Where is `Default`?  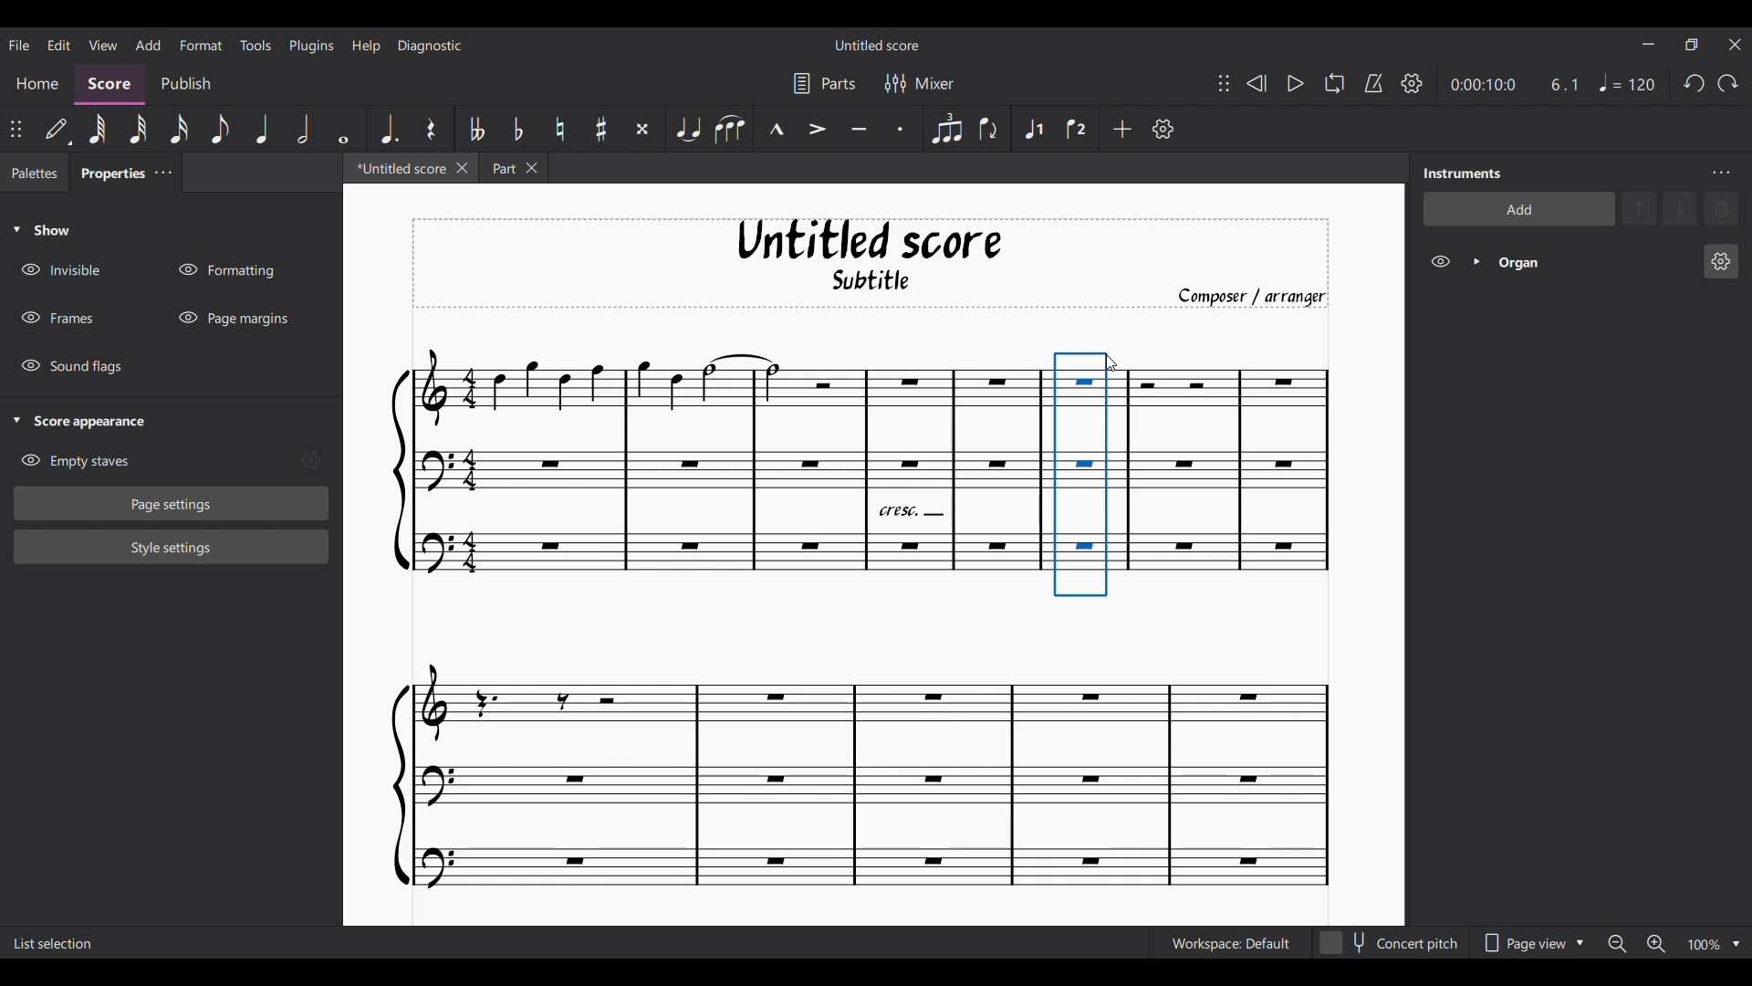 Default is located at coordinates (57, 129).